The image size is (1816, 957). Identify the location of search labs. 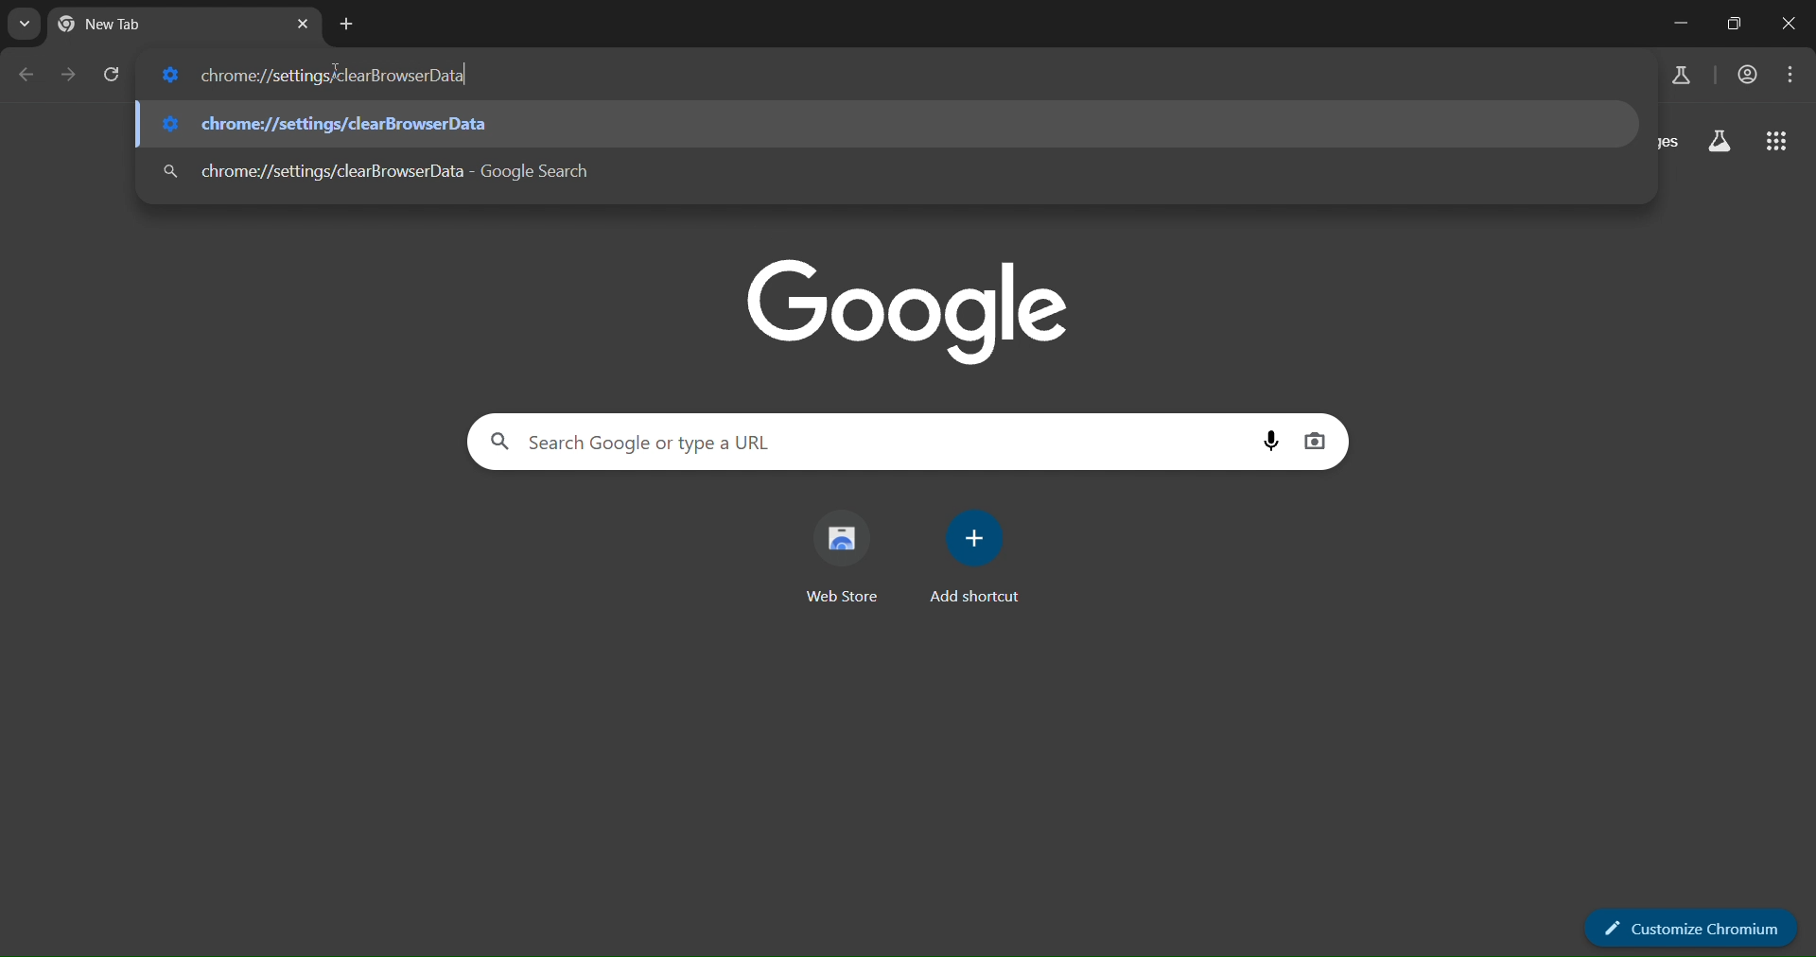
(1718, 142).